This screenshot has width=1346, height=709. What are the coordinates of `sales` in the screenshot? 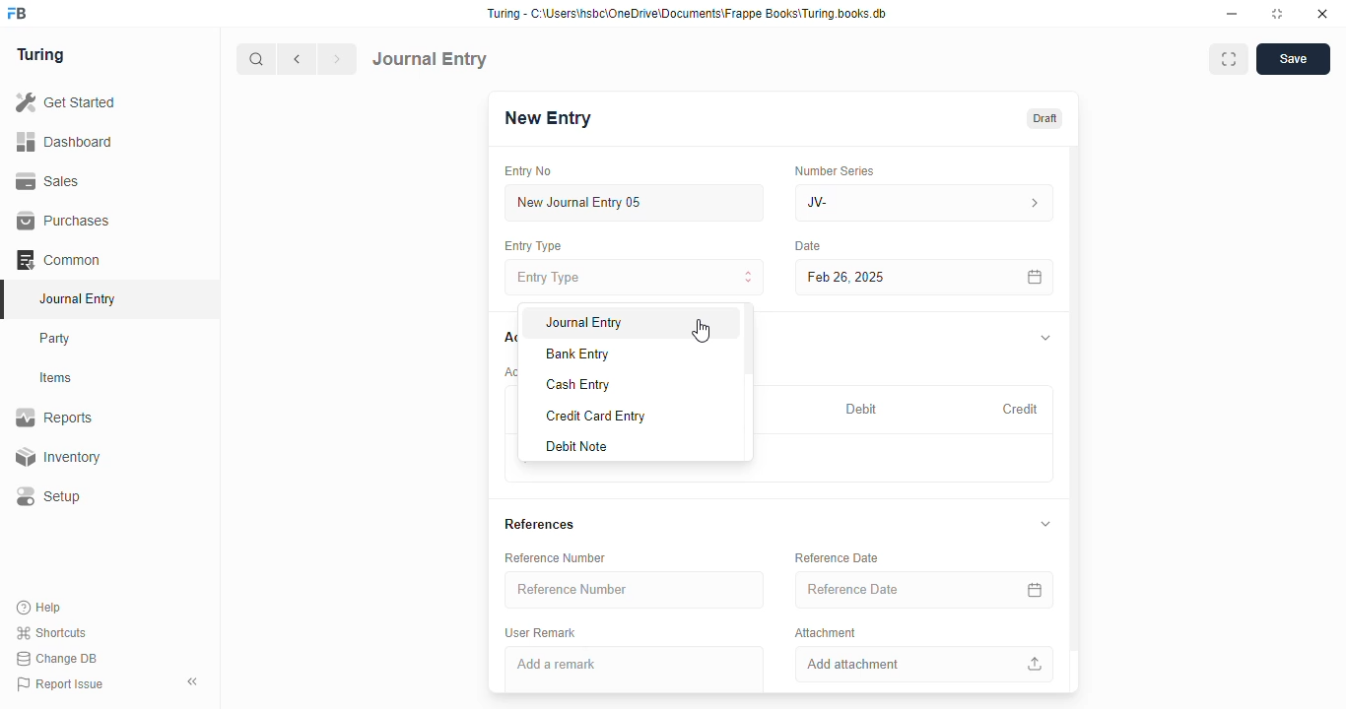 It's located at (48, 180).